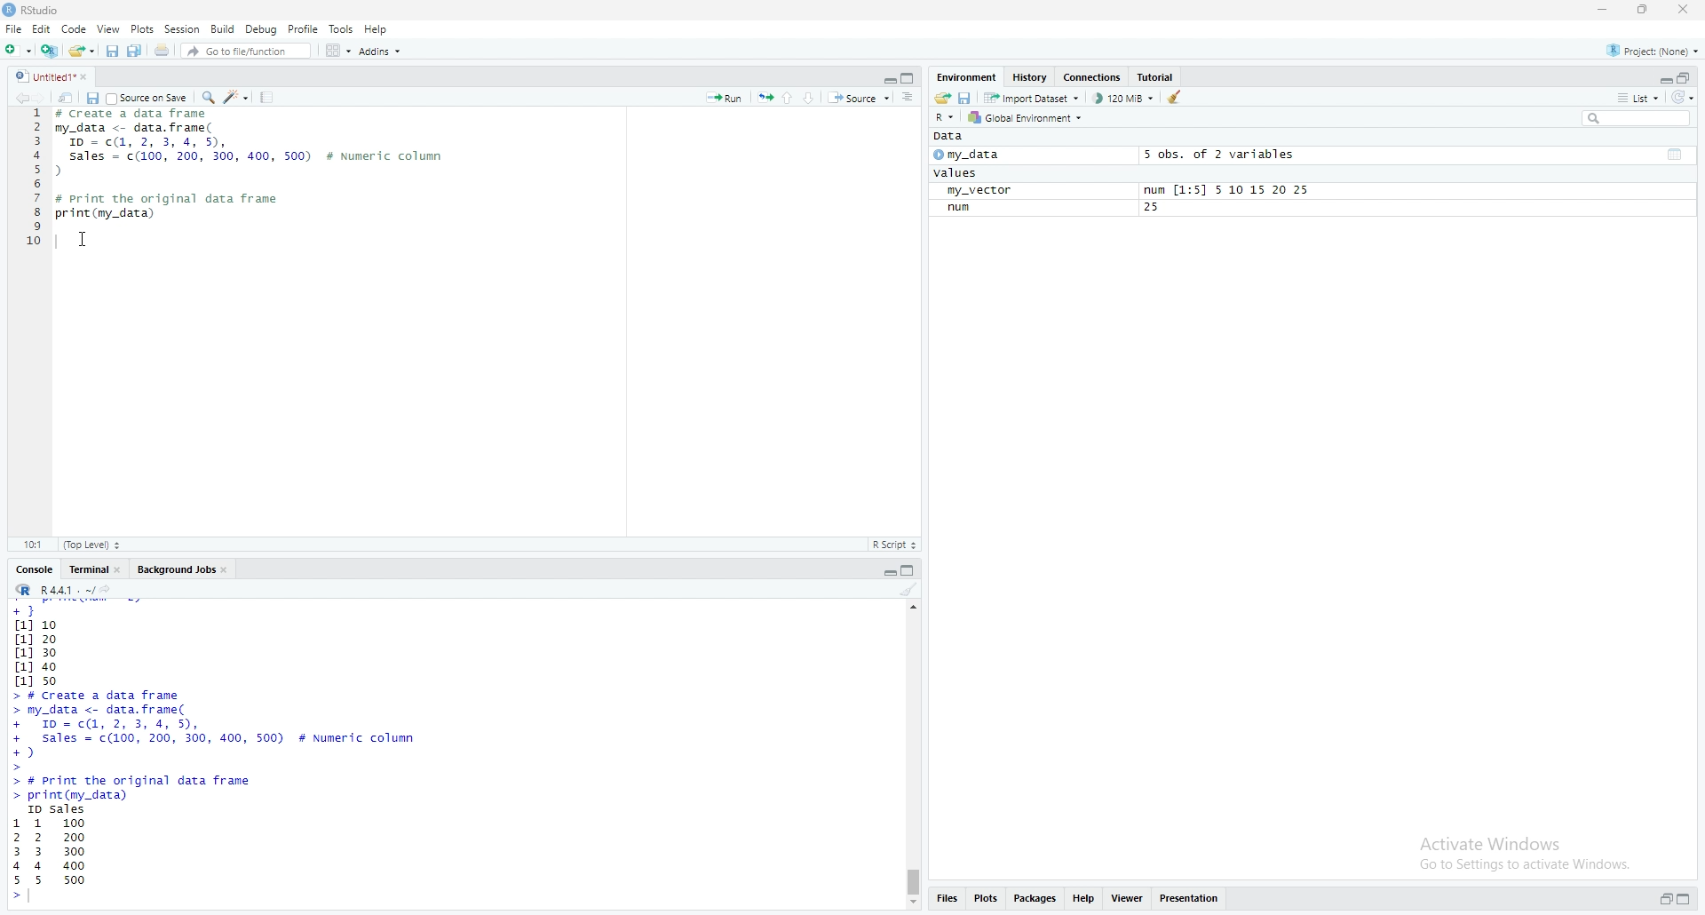  Describe the element at coordinates (335, 52) in the screenshot. I see `workspace panes` at that location.